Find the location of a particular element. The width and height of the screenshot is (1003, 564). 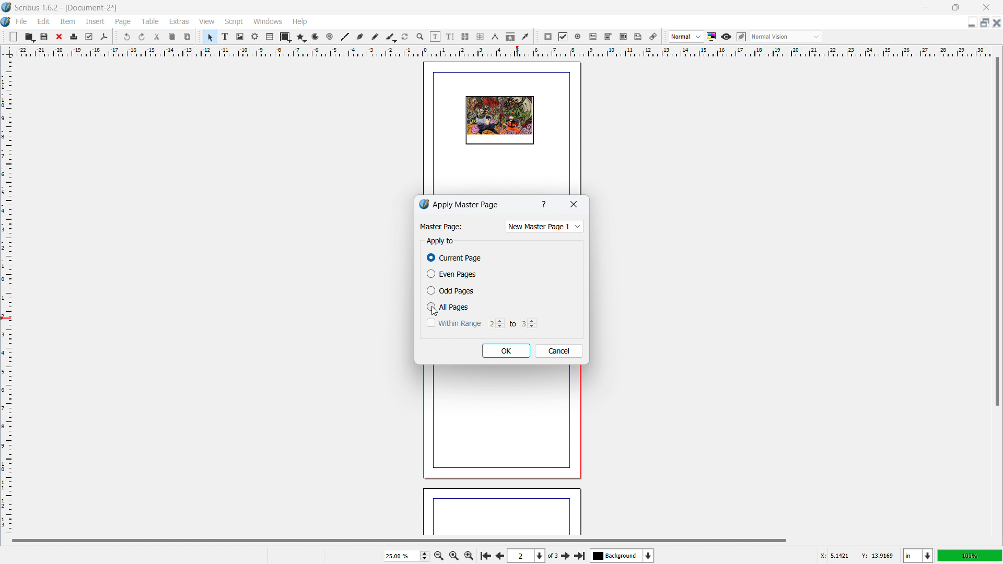

cursor coordinate is located at coordinates (856, 554).